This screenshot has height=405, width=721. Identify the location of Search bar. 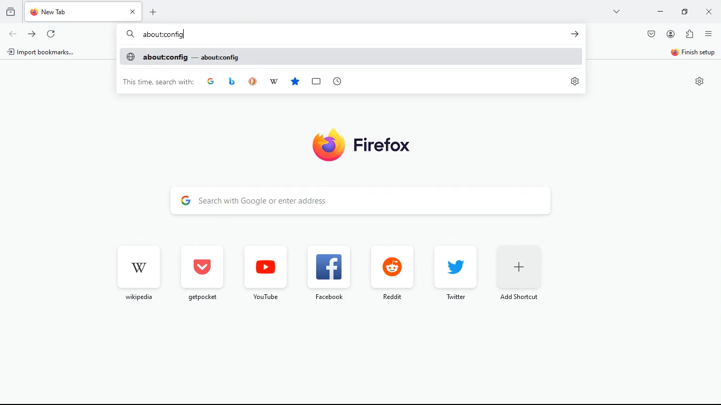
(347, 34).